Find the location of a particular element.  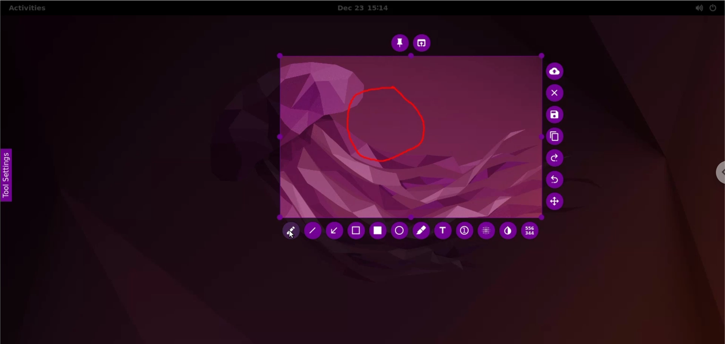

undo is located at coordinates (557, 180).